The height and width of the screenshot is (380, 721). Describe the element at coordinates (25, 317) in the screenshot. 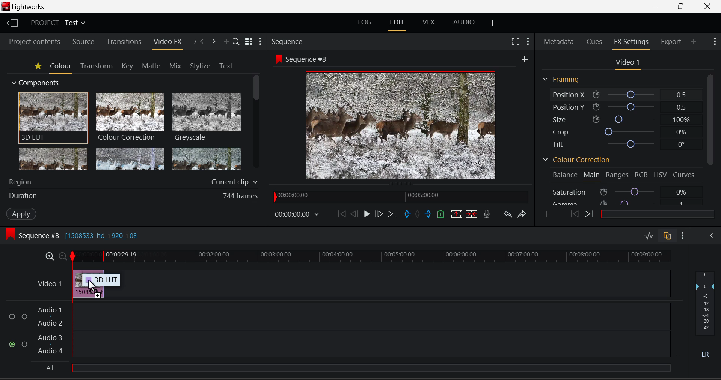

I see `Audio Input Checkbox` at that location.